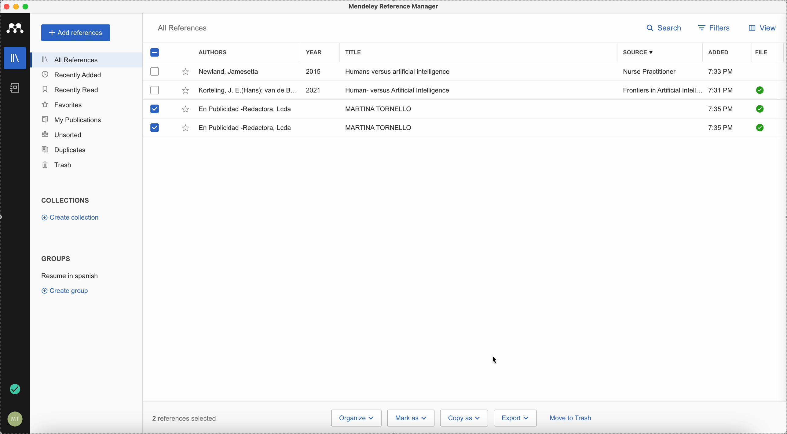  I want to click on move to trash, so click(572, 419).